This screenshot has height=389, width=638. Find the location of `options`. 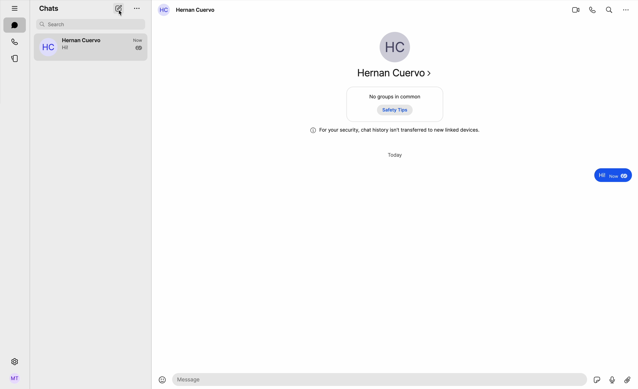

options is located at coordinates (139, 7).